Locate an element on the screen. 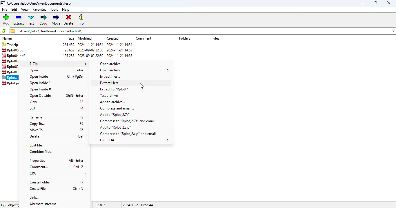 The height and width of the screenshot is (208, 396). shortcut for create folder is located at coordinates (81, 181).